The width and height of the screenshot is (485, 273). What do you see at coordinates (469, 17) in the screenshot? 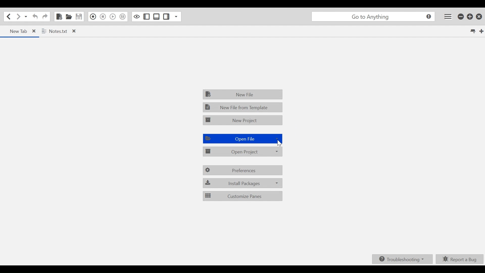
I see `Restore` at bounding box center [469, 17].